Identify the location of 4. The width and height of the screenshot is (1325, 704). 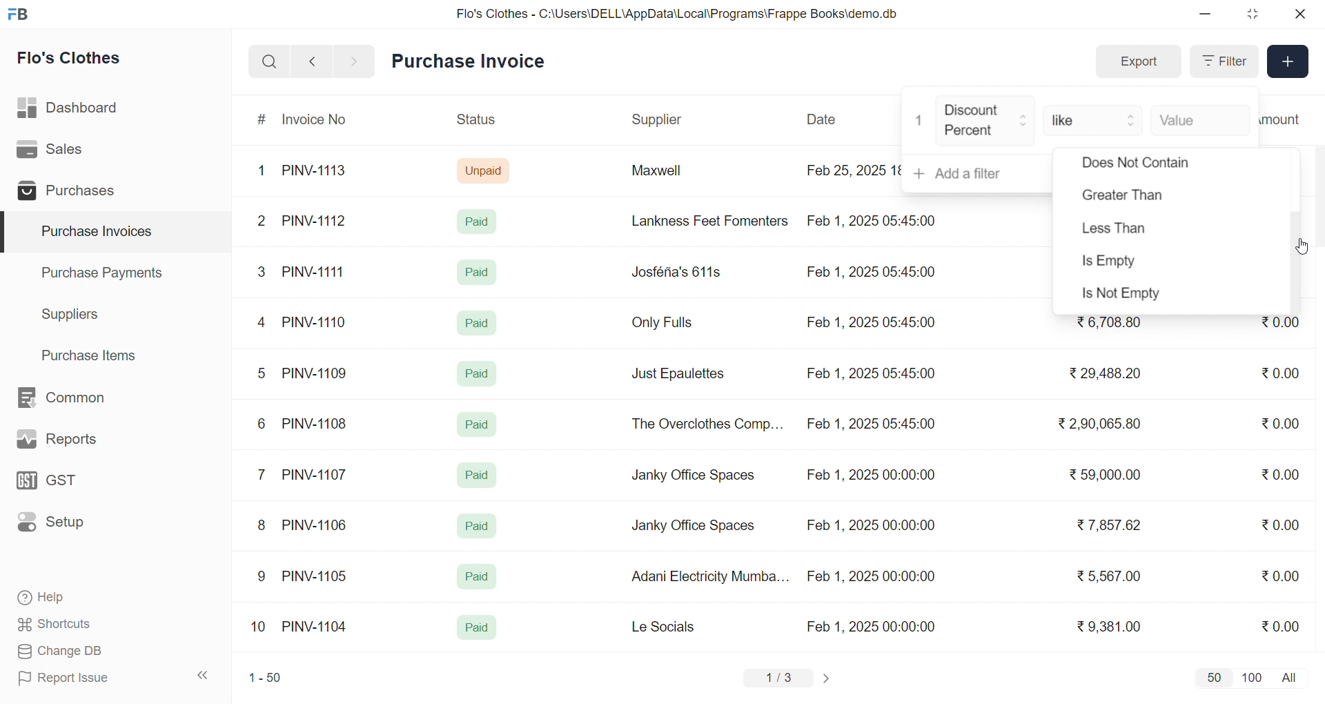
(264, 323).